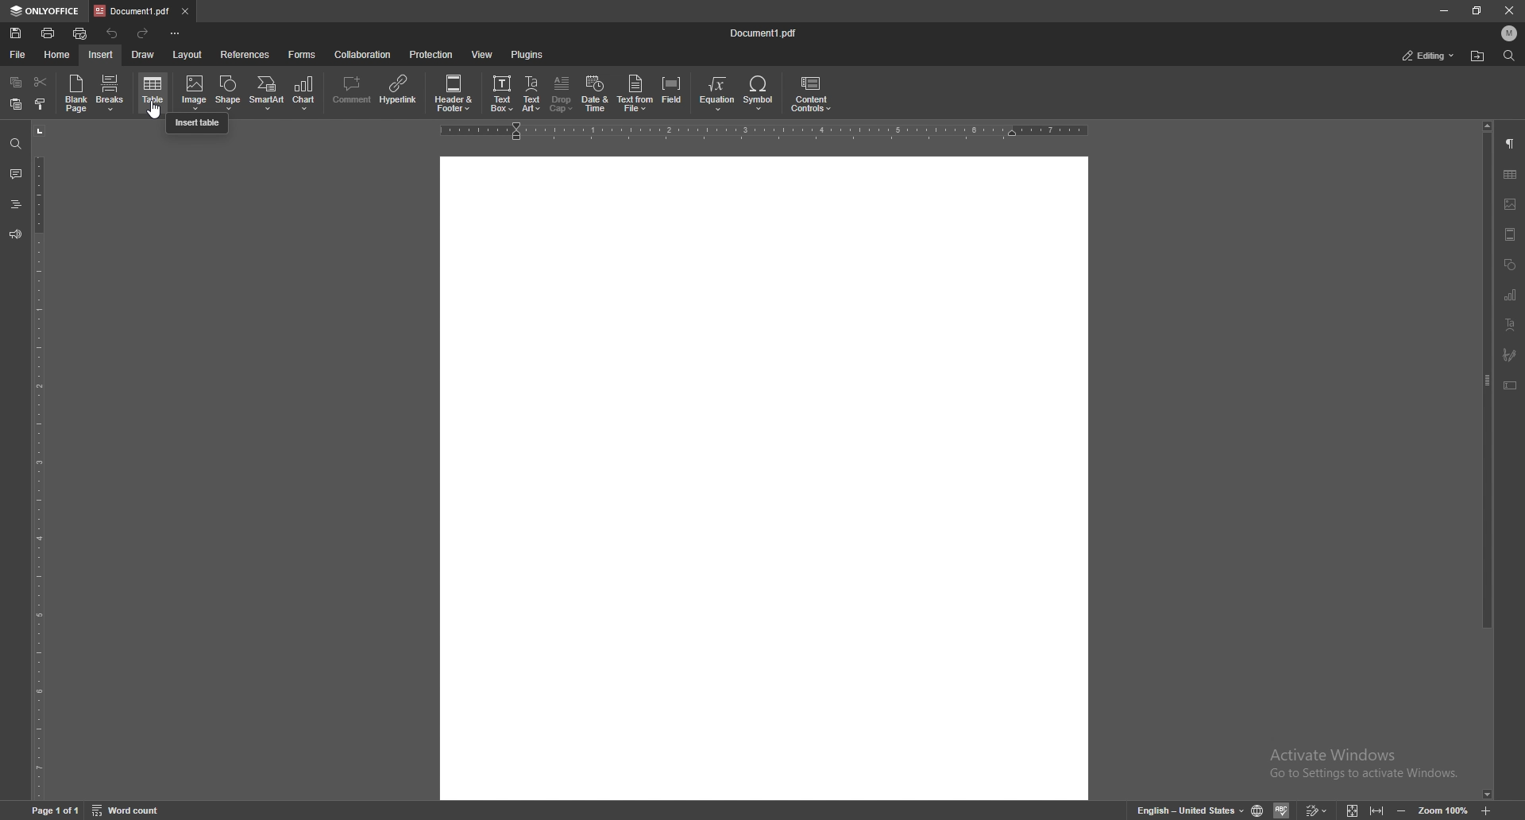  Describe the element at coordinates (1443, 11) in the screenshot. I see `minimize` at that location.